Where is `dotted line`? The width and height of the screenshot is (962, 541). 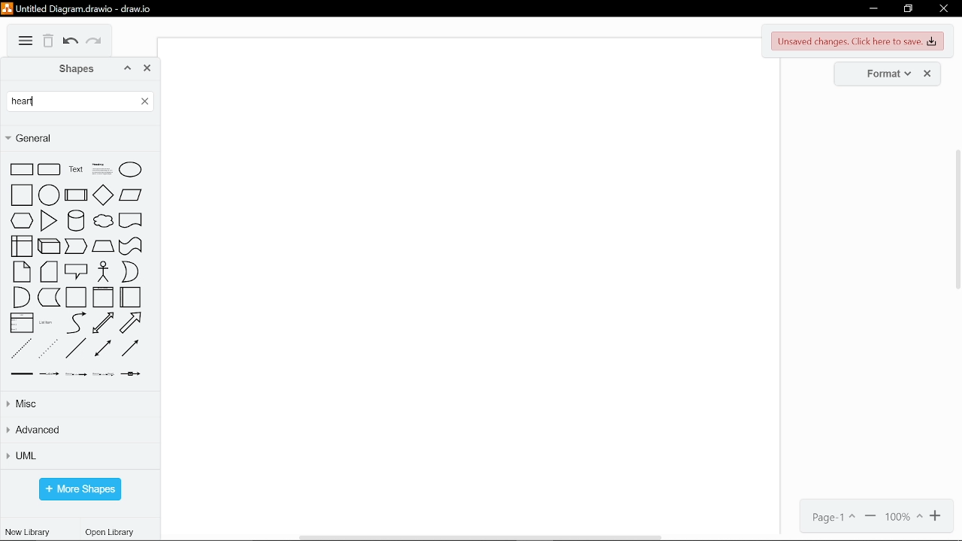
dotted line is located at coordinates (48, 349).